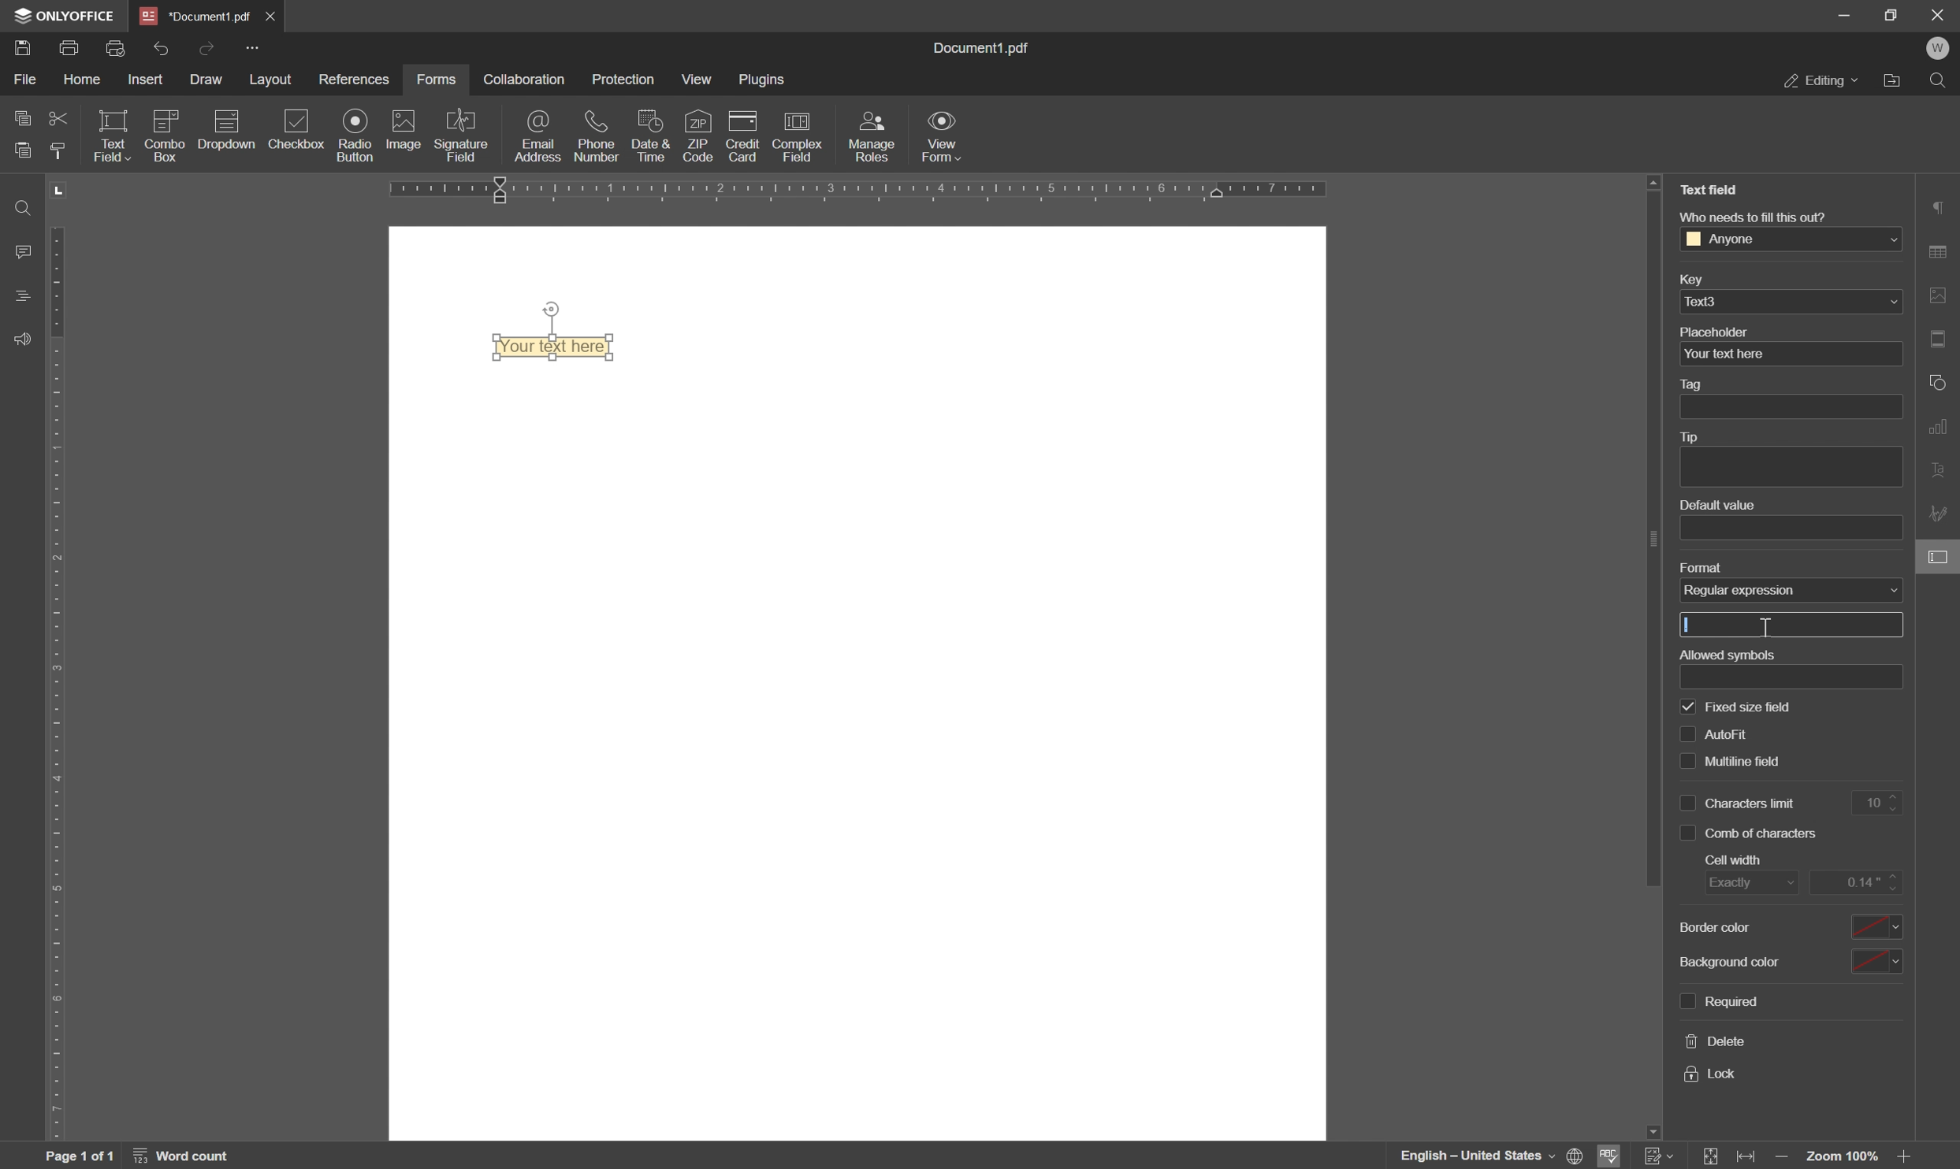  What do you see at coordinates (24, 80) in the screenshot?
I see `file` at bounding box center [24, 80].